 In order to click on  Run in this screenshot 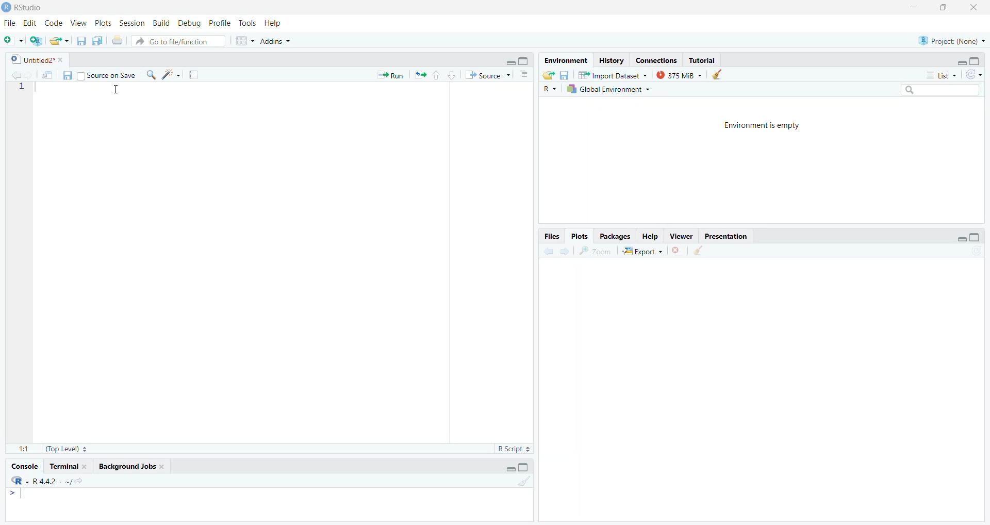, I will do `click(390, 76)`.